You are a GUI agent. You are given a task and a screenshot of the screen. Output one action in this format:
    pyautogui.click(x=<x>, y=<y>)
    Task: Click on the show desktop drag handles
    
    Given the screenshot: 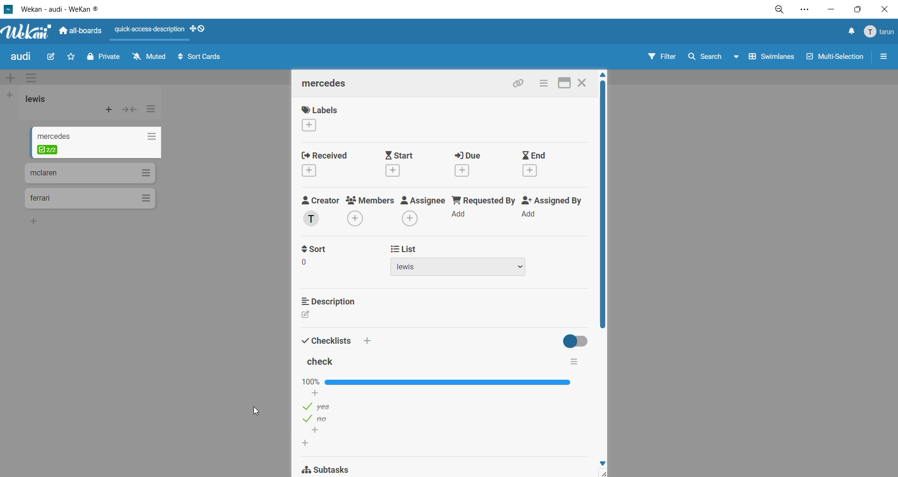 What is the action you would take?
    pyautogui.click(x=202, y=29)
    